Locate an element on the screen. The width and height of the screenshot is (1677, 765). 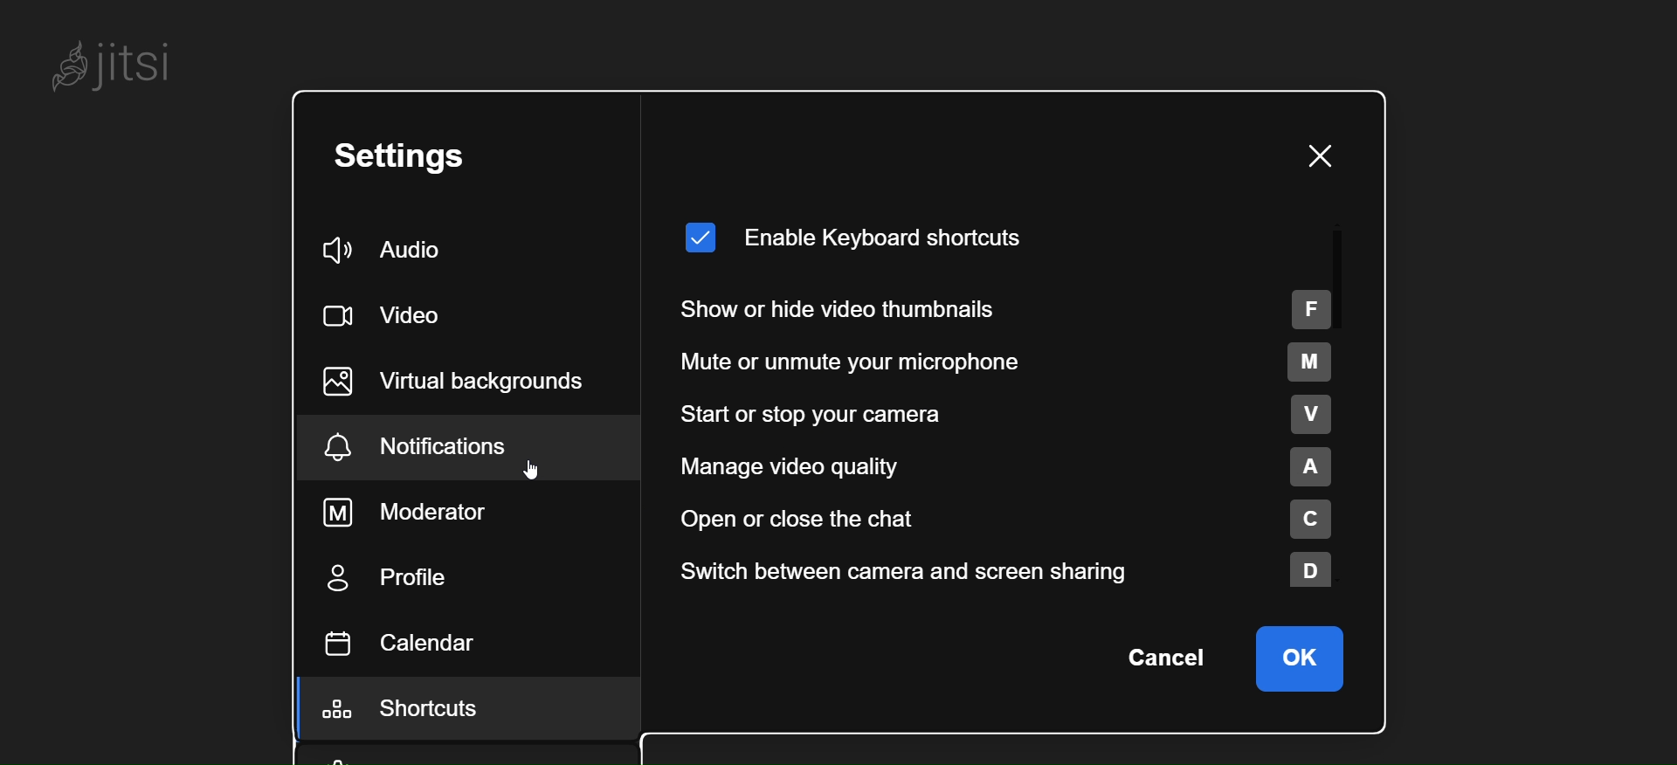
jitsi is located at coordinates (121, 66).